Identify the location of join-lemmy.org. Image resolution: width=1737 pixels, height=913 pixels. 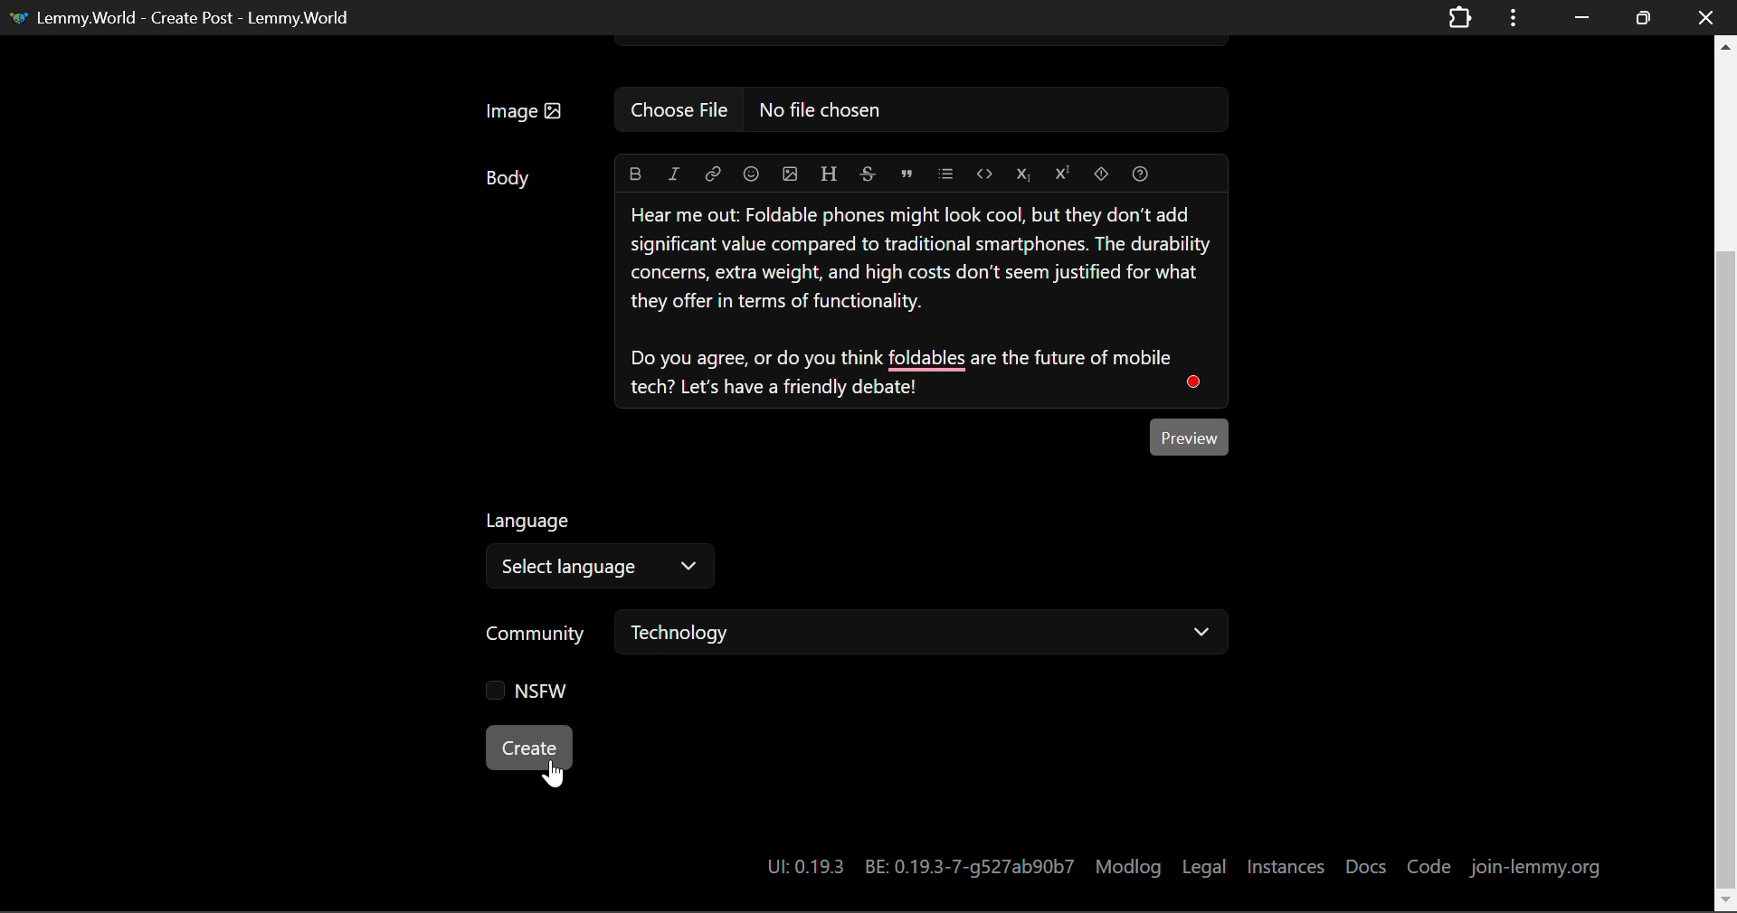
(1535, 862).